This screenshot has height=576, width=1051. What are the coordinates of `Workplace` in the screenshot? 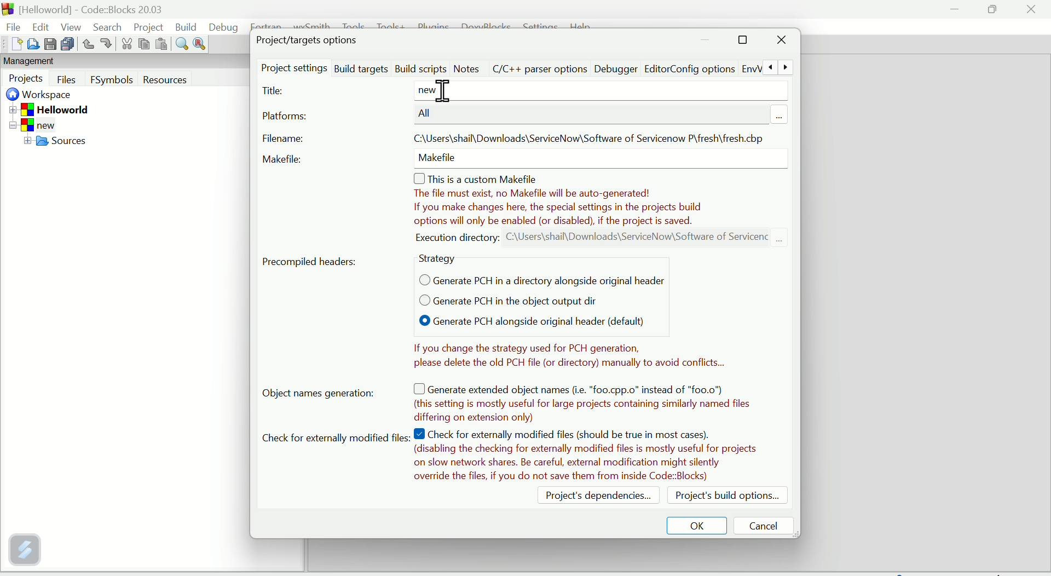 It's located at (43, 96).